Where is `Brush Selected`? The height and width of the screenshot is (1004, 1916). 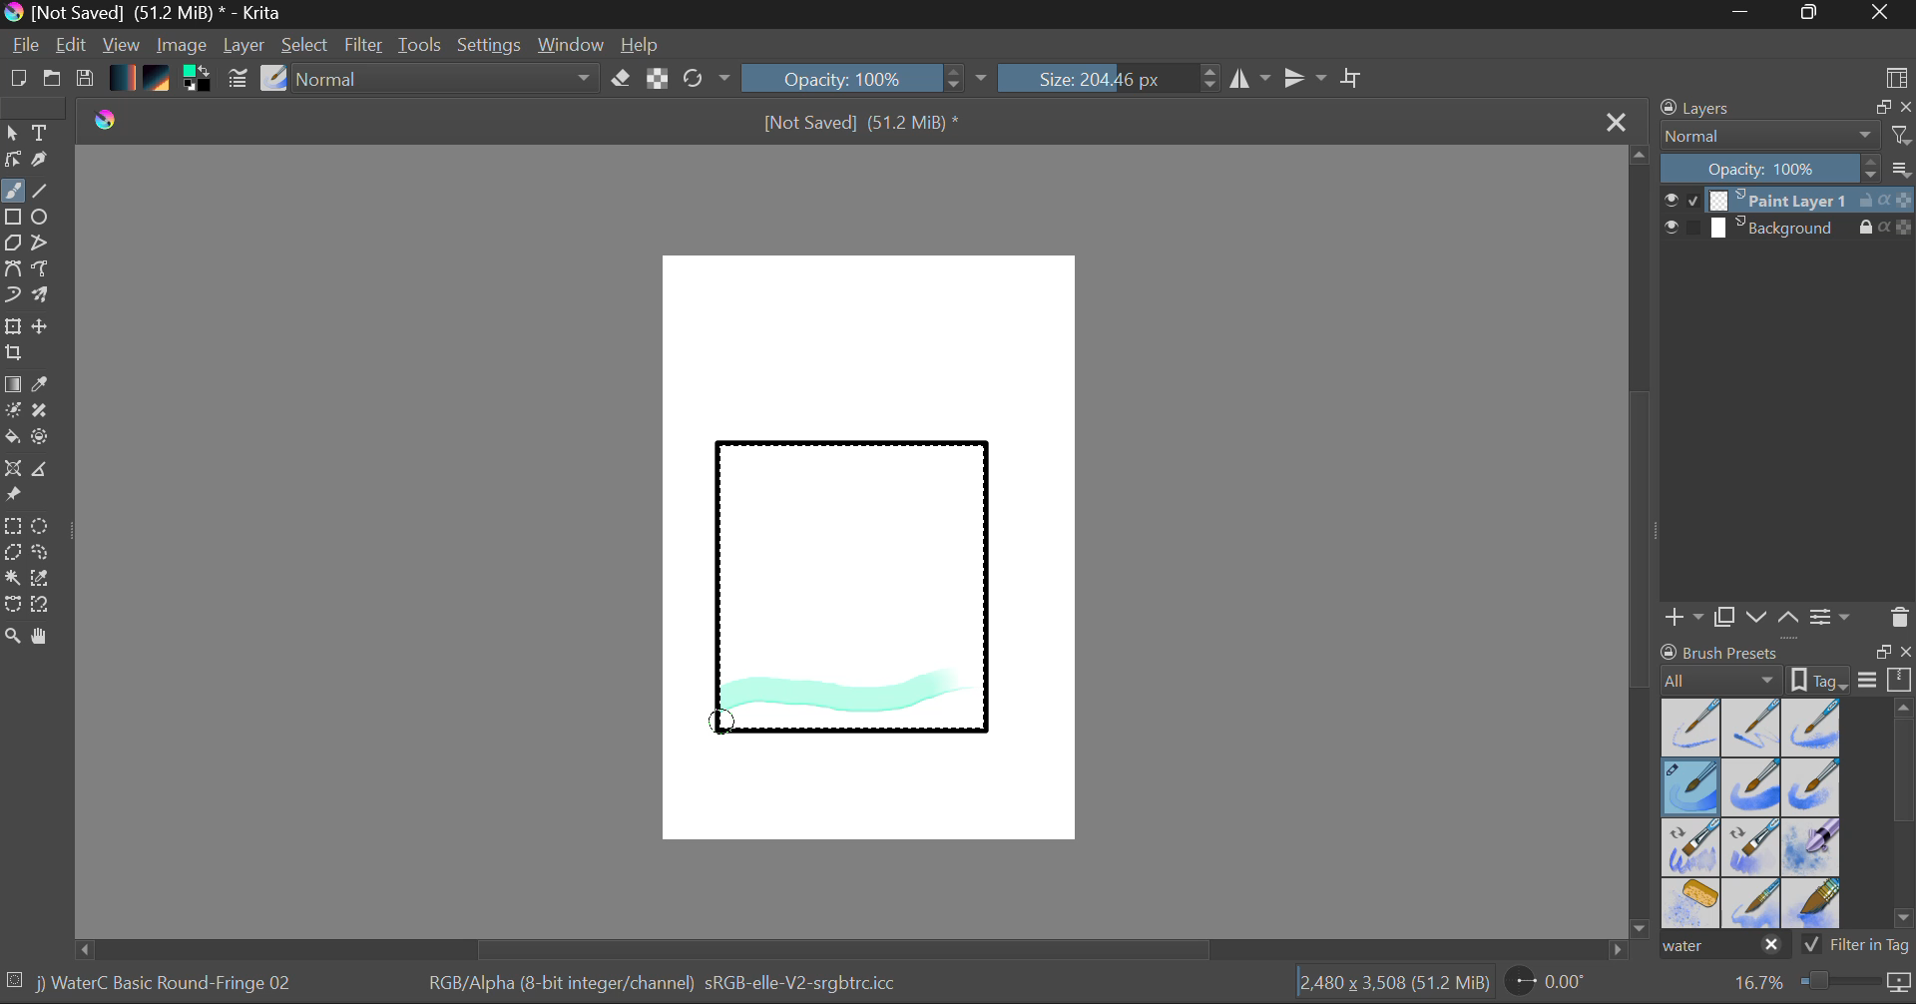 Brush Selected is located at coordinates (168, 985).